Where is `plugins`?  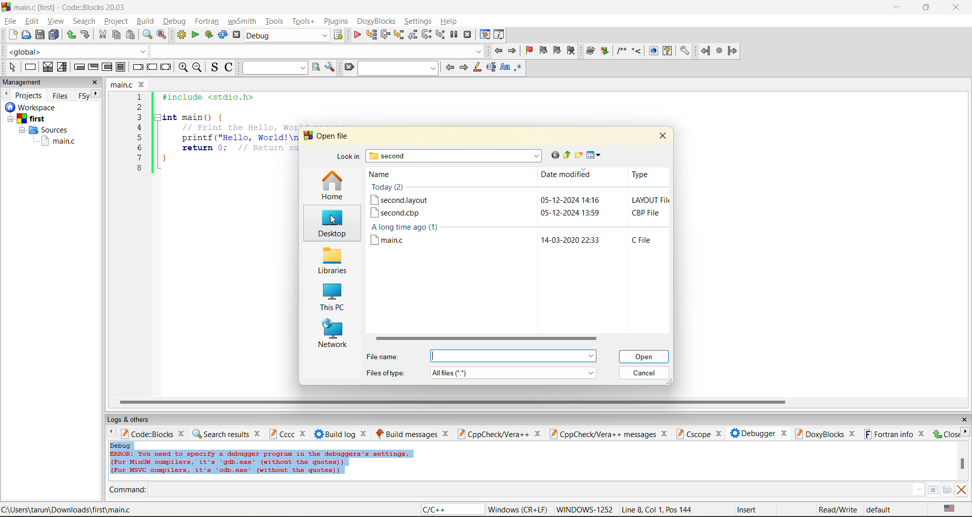 plugins is located at coordinates (337, 21).